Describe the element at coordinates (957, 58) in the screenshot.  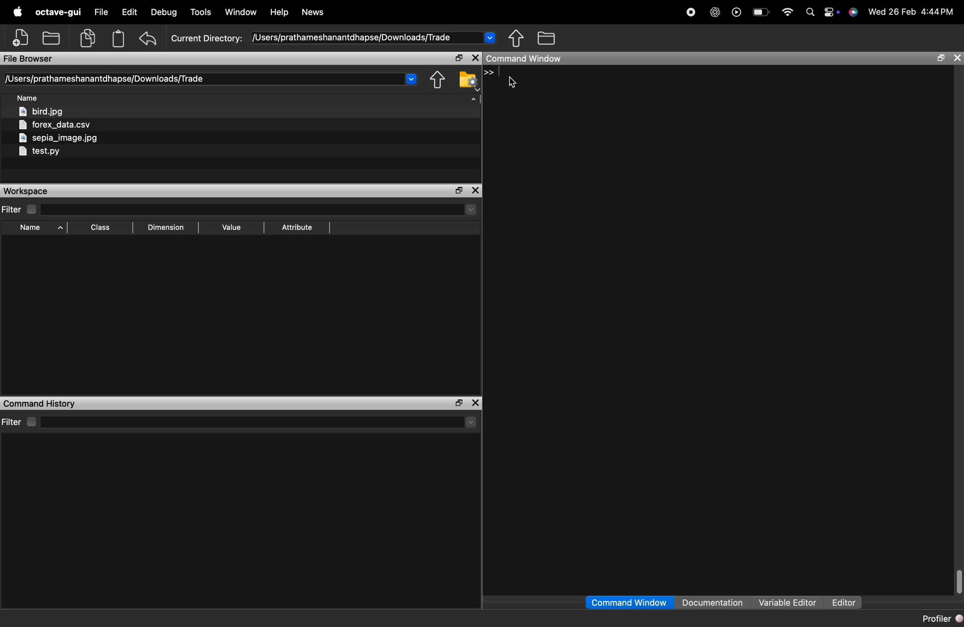
I see `close` at that location.